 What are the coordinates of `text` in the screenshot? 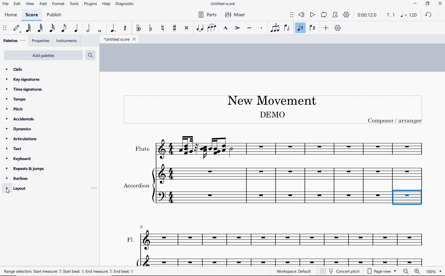 It's located at (395, 121).